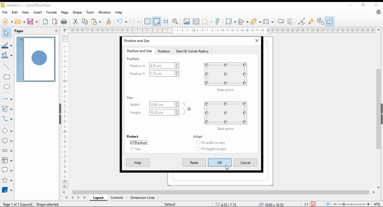 This screenshot has height=207, width=383. What do you see at coordinates (196, 22) in the screenshot?
I see `insert text box` at bounding box center [196, 22].